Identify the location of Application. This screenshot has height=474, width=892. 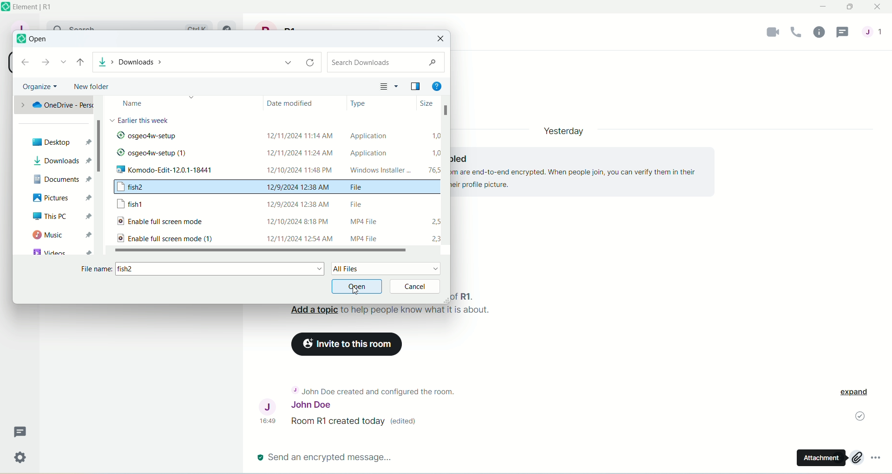
(368, 153).